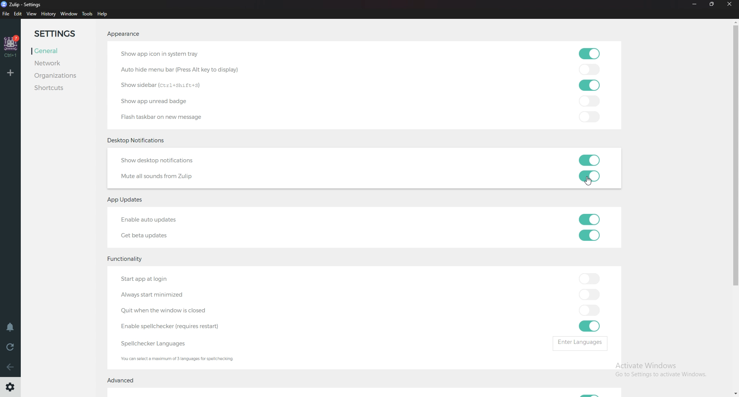 This screenshot has width=739, height=397. Describe the element at coordinates (590, 219) in the screenshot. I see `toggle` at that location.